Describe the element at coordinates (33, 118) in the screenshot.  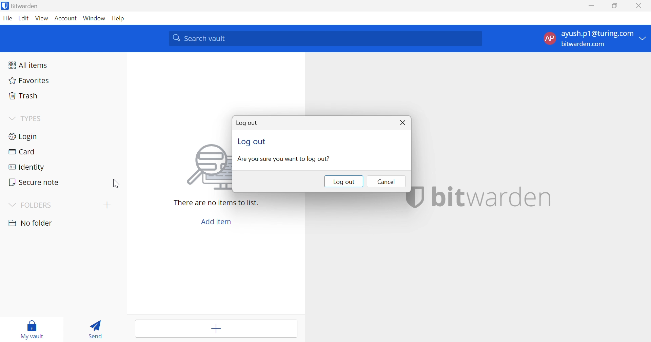
I see `TYPES` at that location.